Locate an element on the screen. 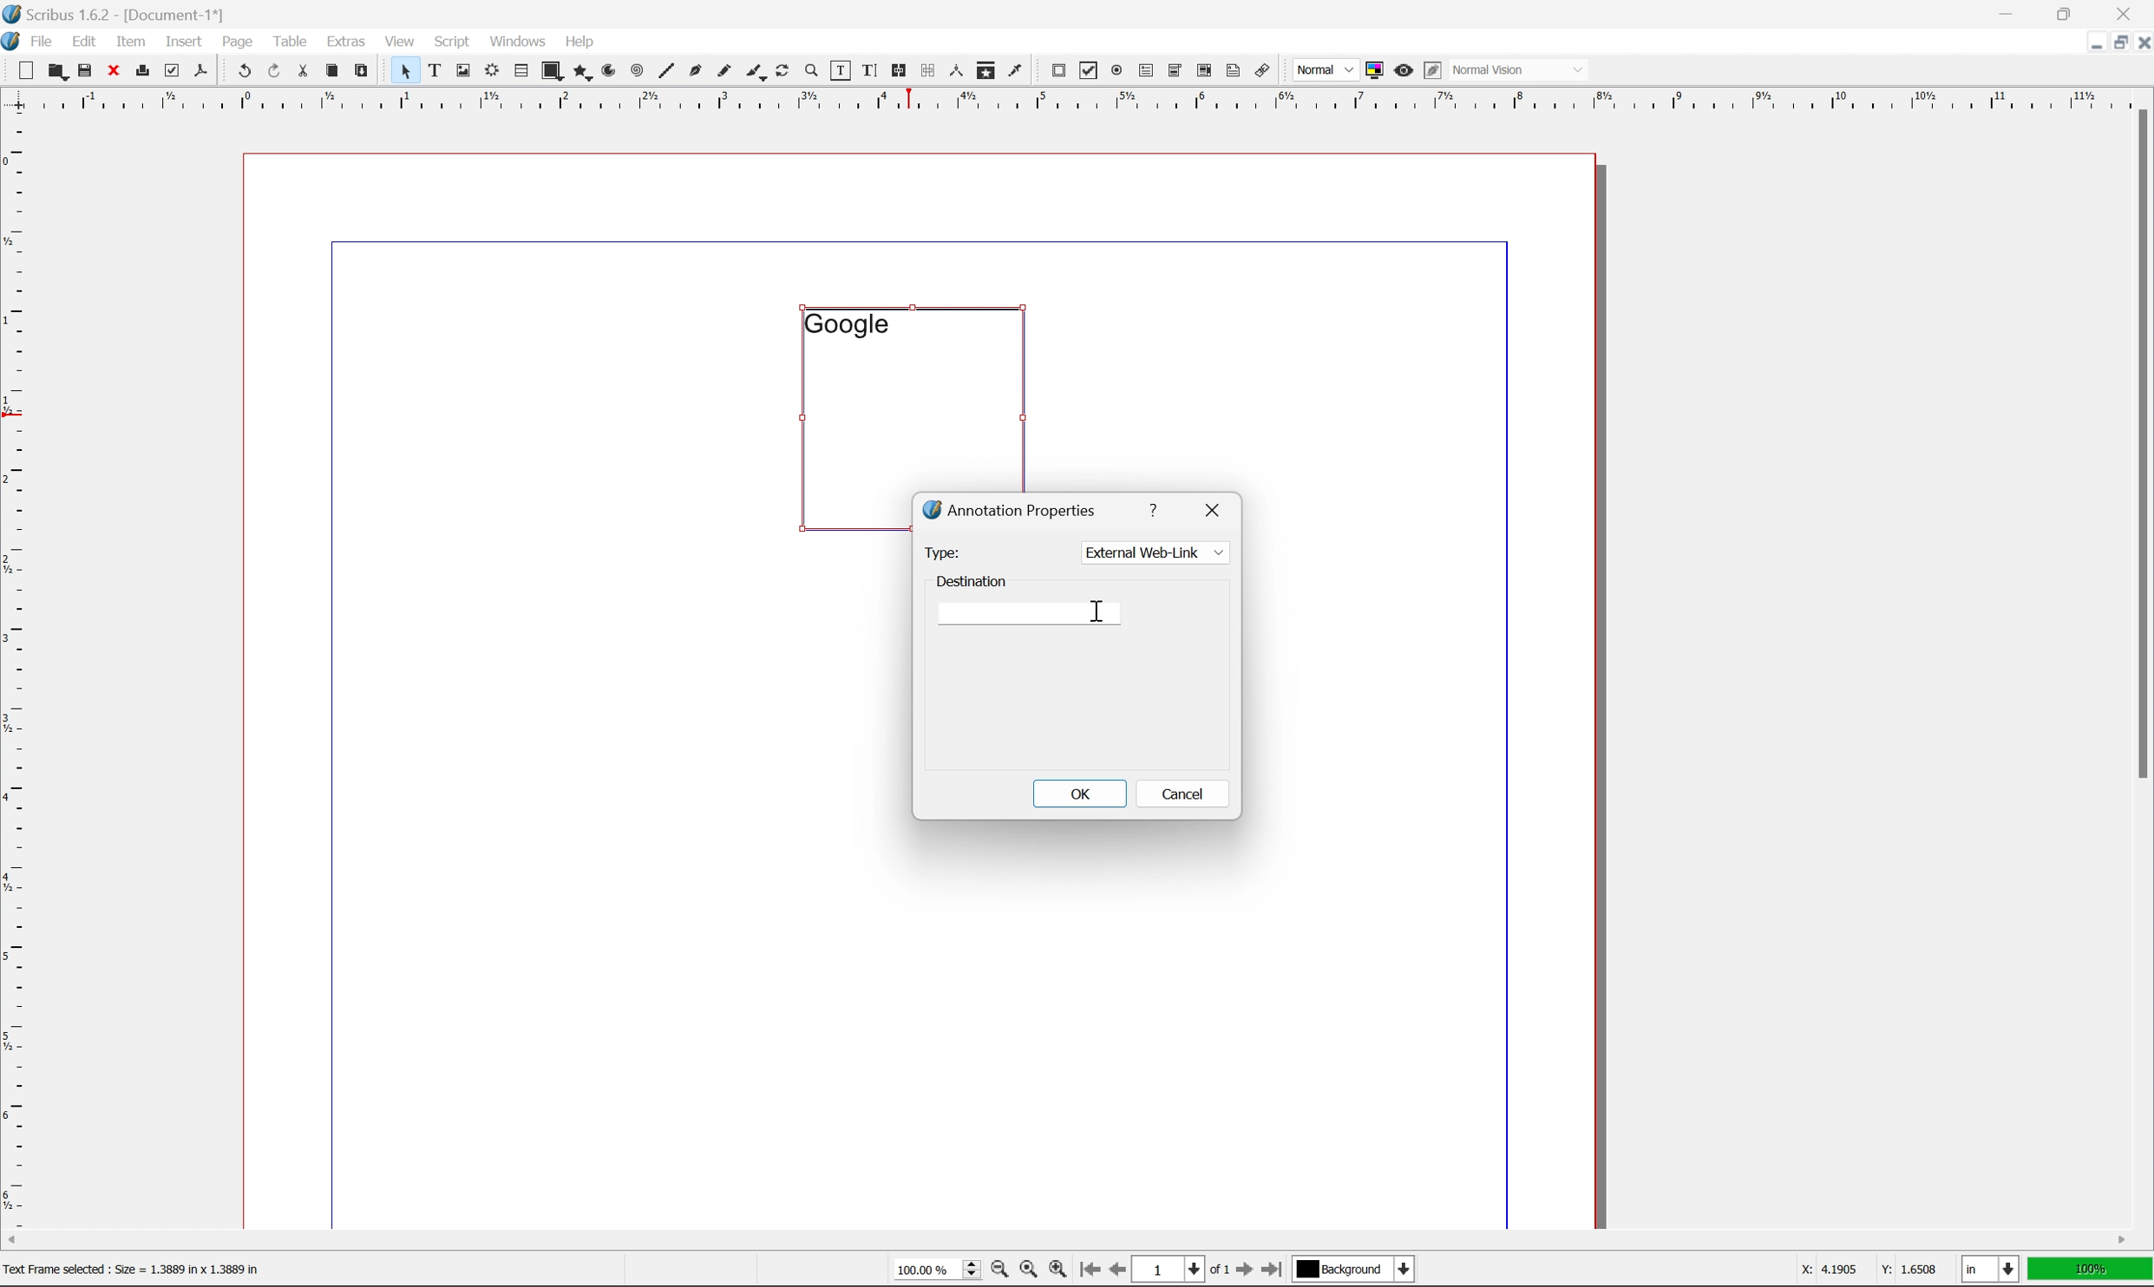 This screenshot has width=2154, height=1287. help is located at coordinates (579, 42).